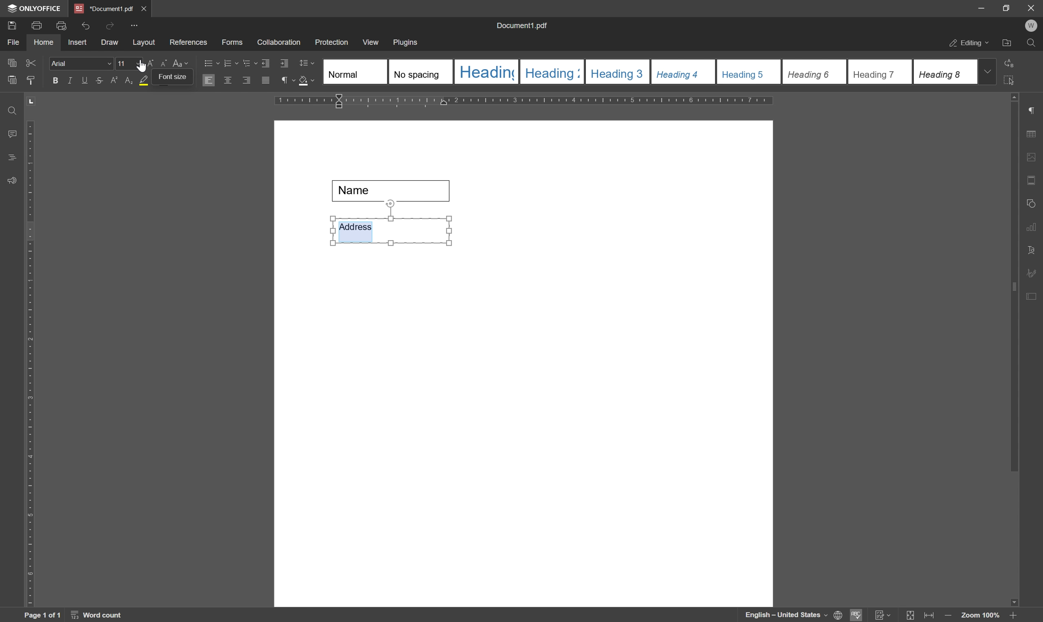  Describe the element at coordinates (910, 615) in the screenshot. I see `fit to slide` at that location.